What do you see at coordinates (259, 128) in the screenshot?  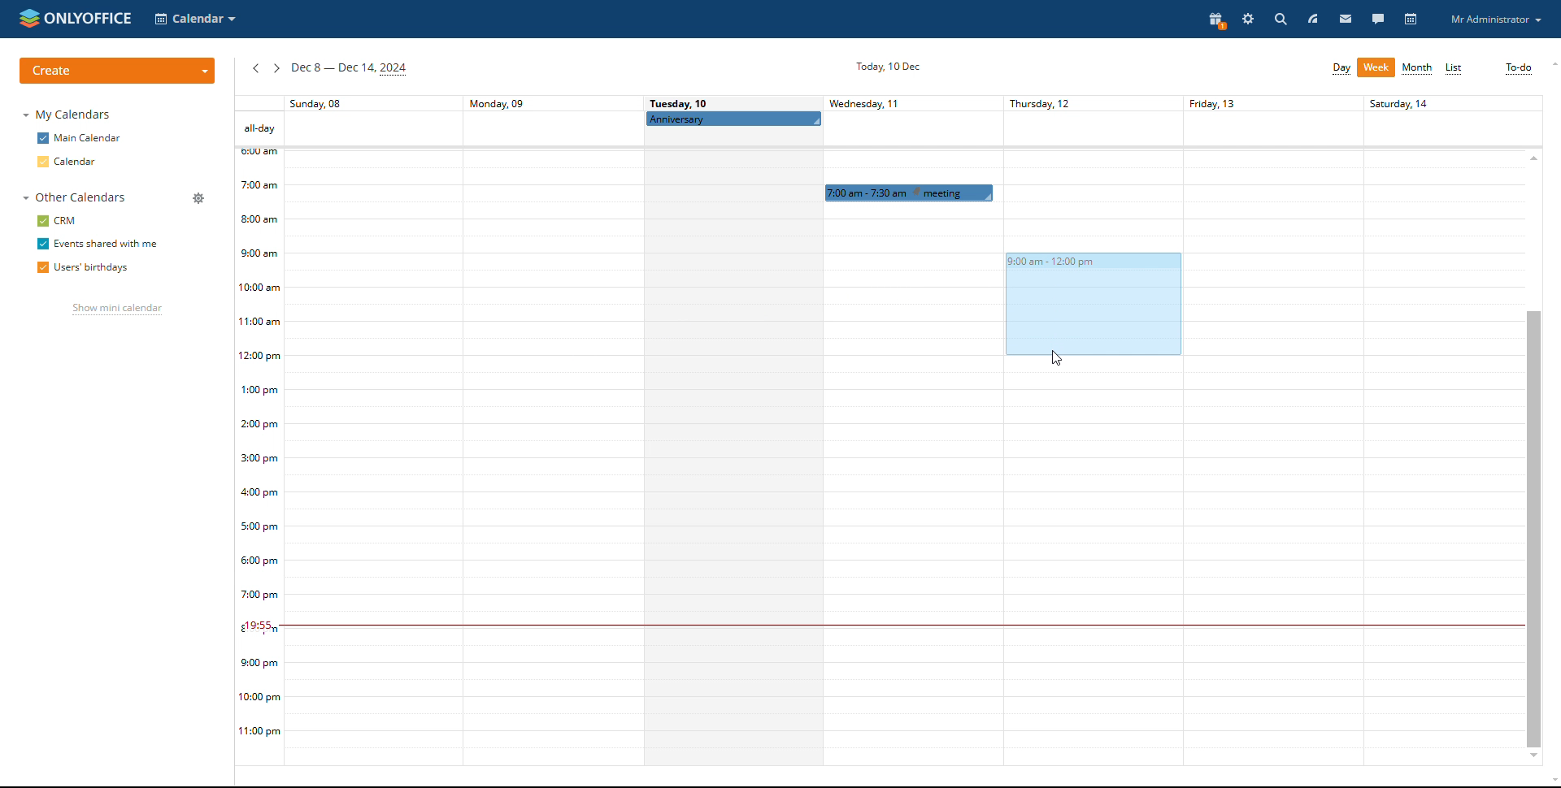 I see `all-day events` at bounding box center [259, 128].